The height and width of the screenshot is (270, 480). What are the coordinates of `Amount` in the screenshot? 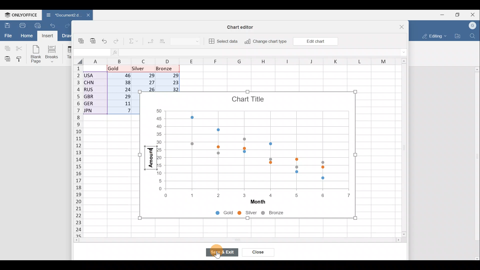 It's located at (149, 159).